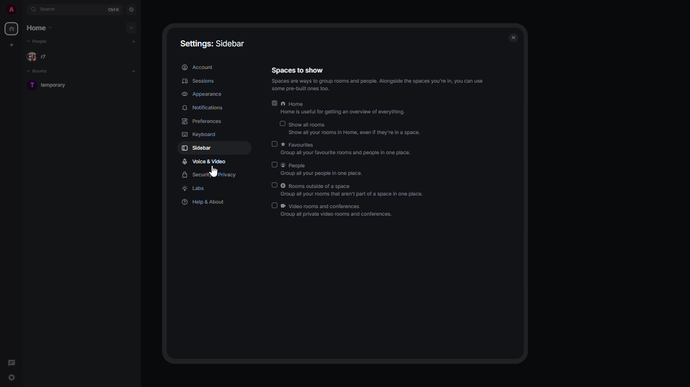 Image resolution: width=690 pixels, height=387 pixels. I want to click on security & privacy, so click(210, 175).